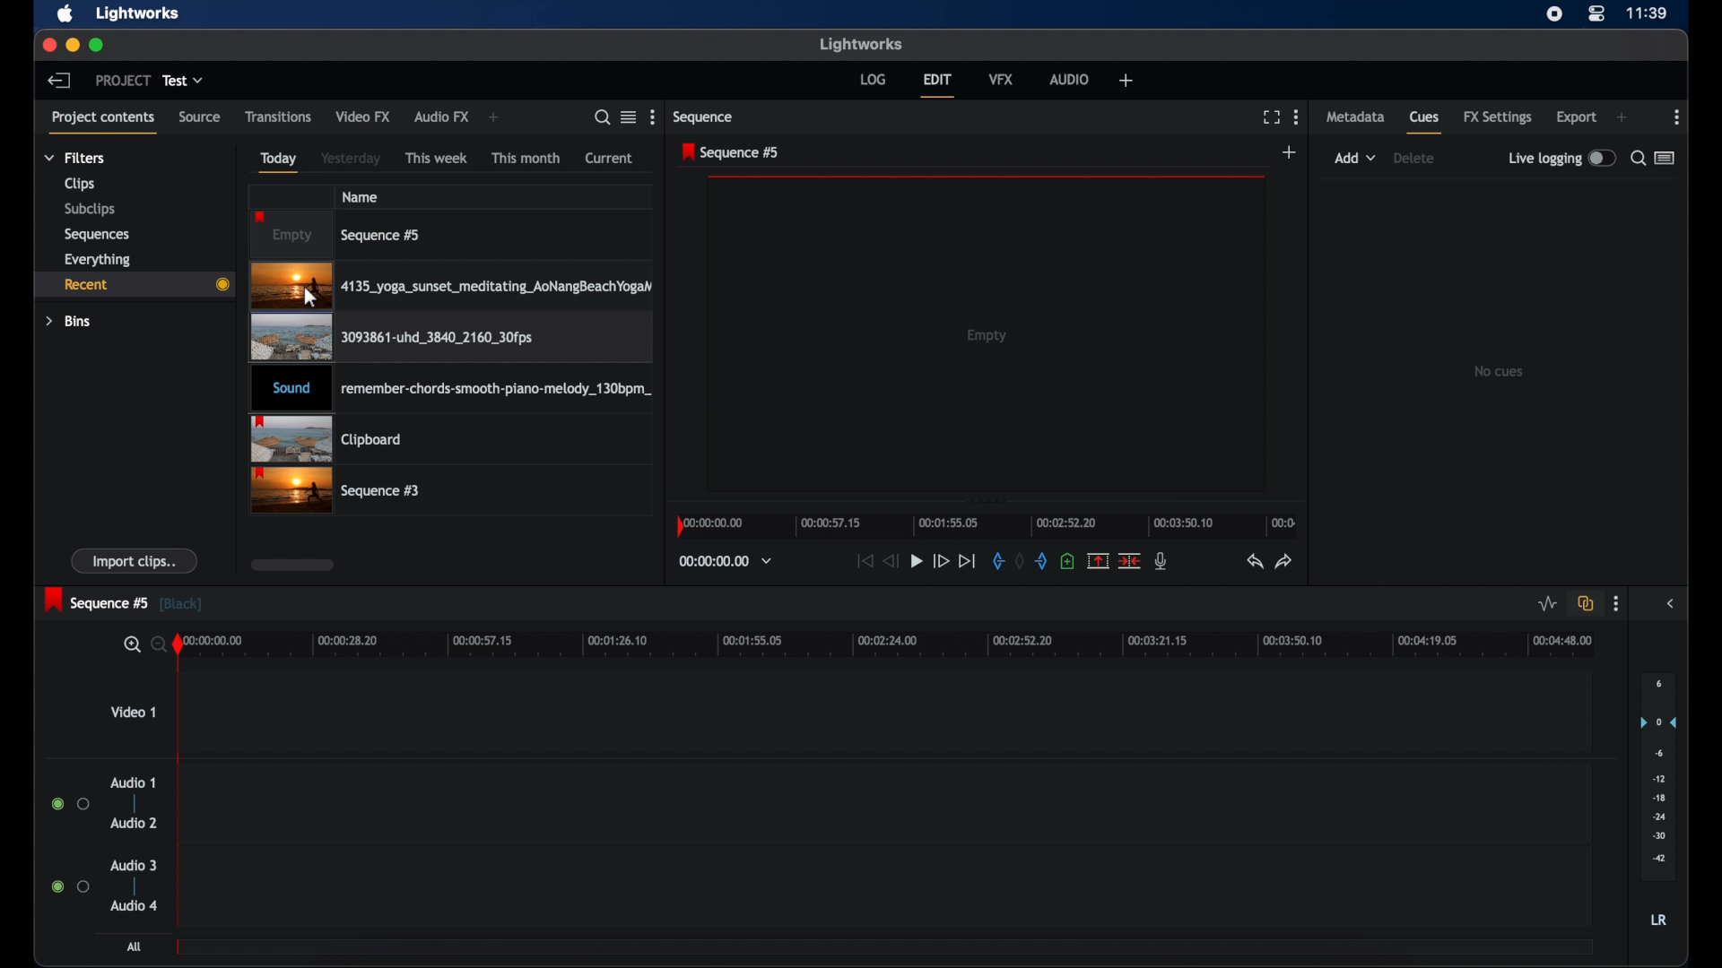  What do you see at coordinates (891, 560) in the screenshot?
I see `rewind` at bounding box center [891, 560].